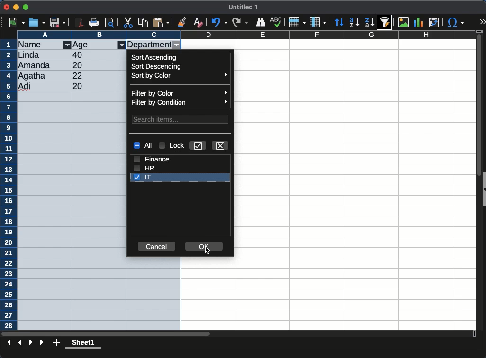 Image resolution: width=486 pixels, height=358 pixels. What do you see at coordinates (35, 44) in the screenshot?
I see `name` at bounding box center [35, 44].